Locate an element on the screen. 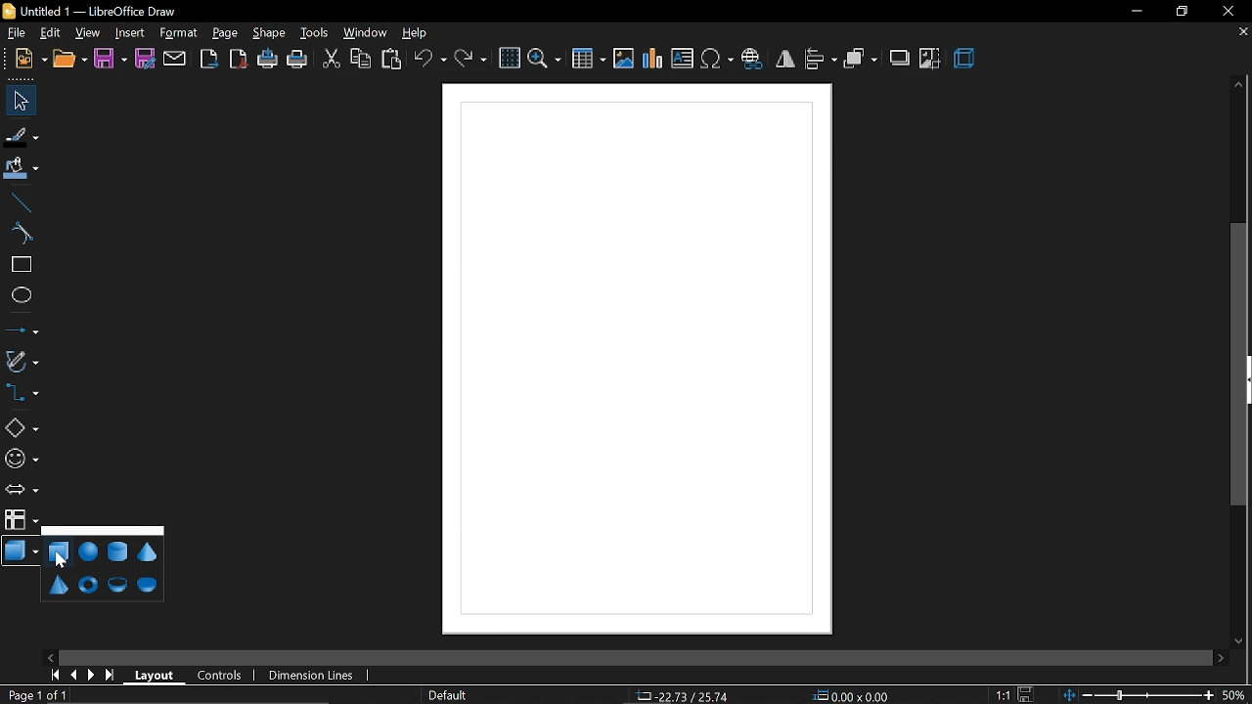 This screenshot has width=1252, height=704. icon is located at coordinates (8, 11).